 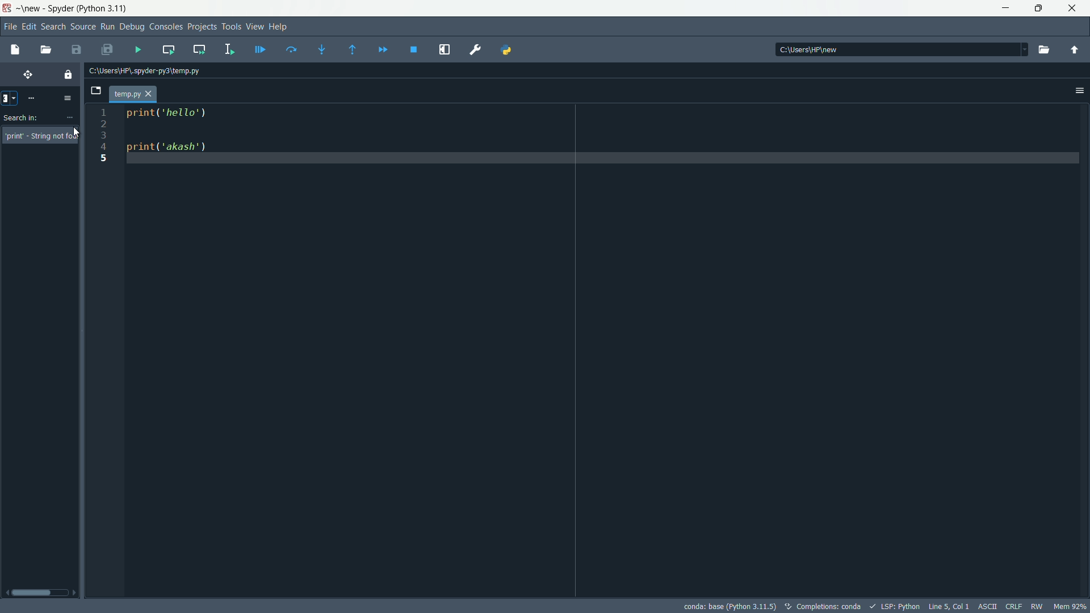 What do you see at coordinates (102, 9) in the screenshot?
I see `python 3.11` at bounding box center [102, 9].